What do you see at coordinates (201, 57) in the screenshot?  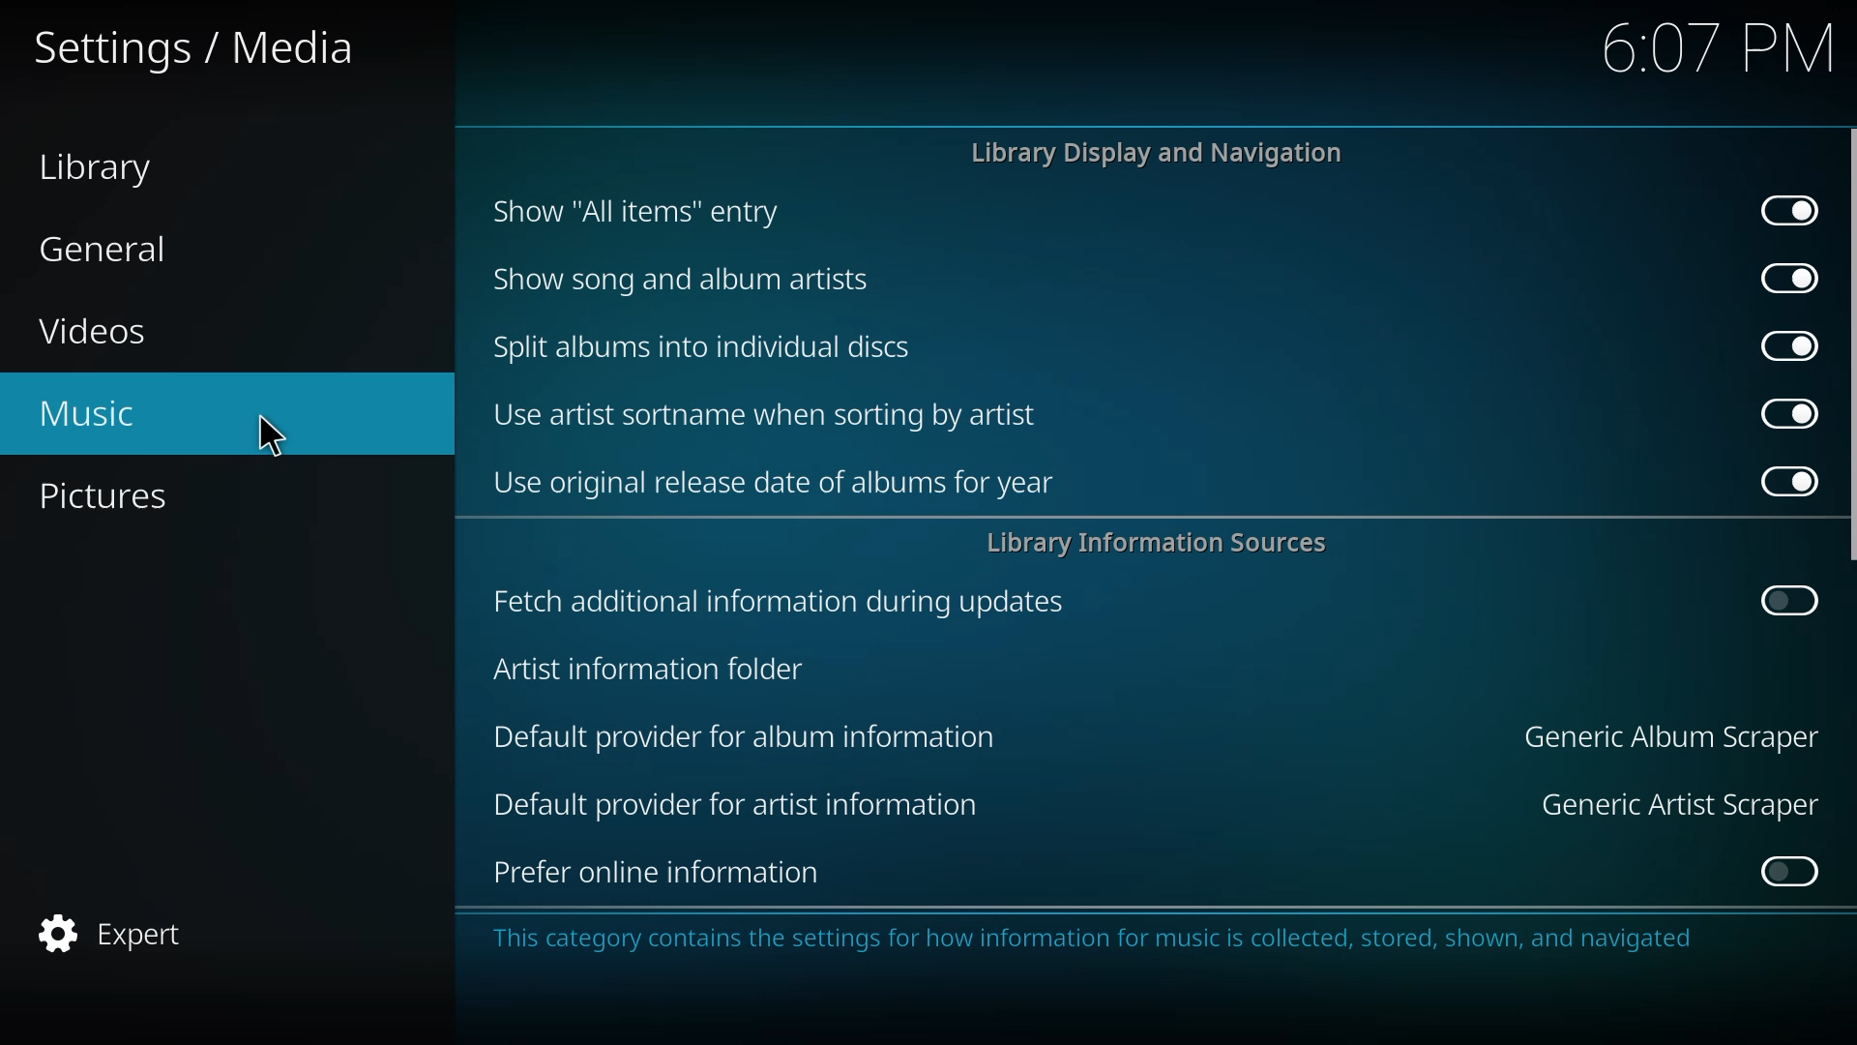 I see `settings media` at bounding box center [201, 57].